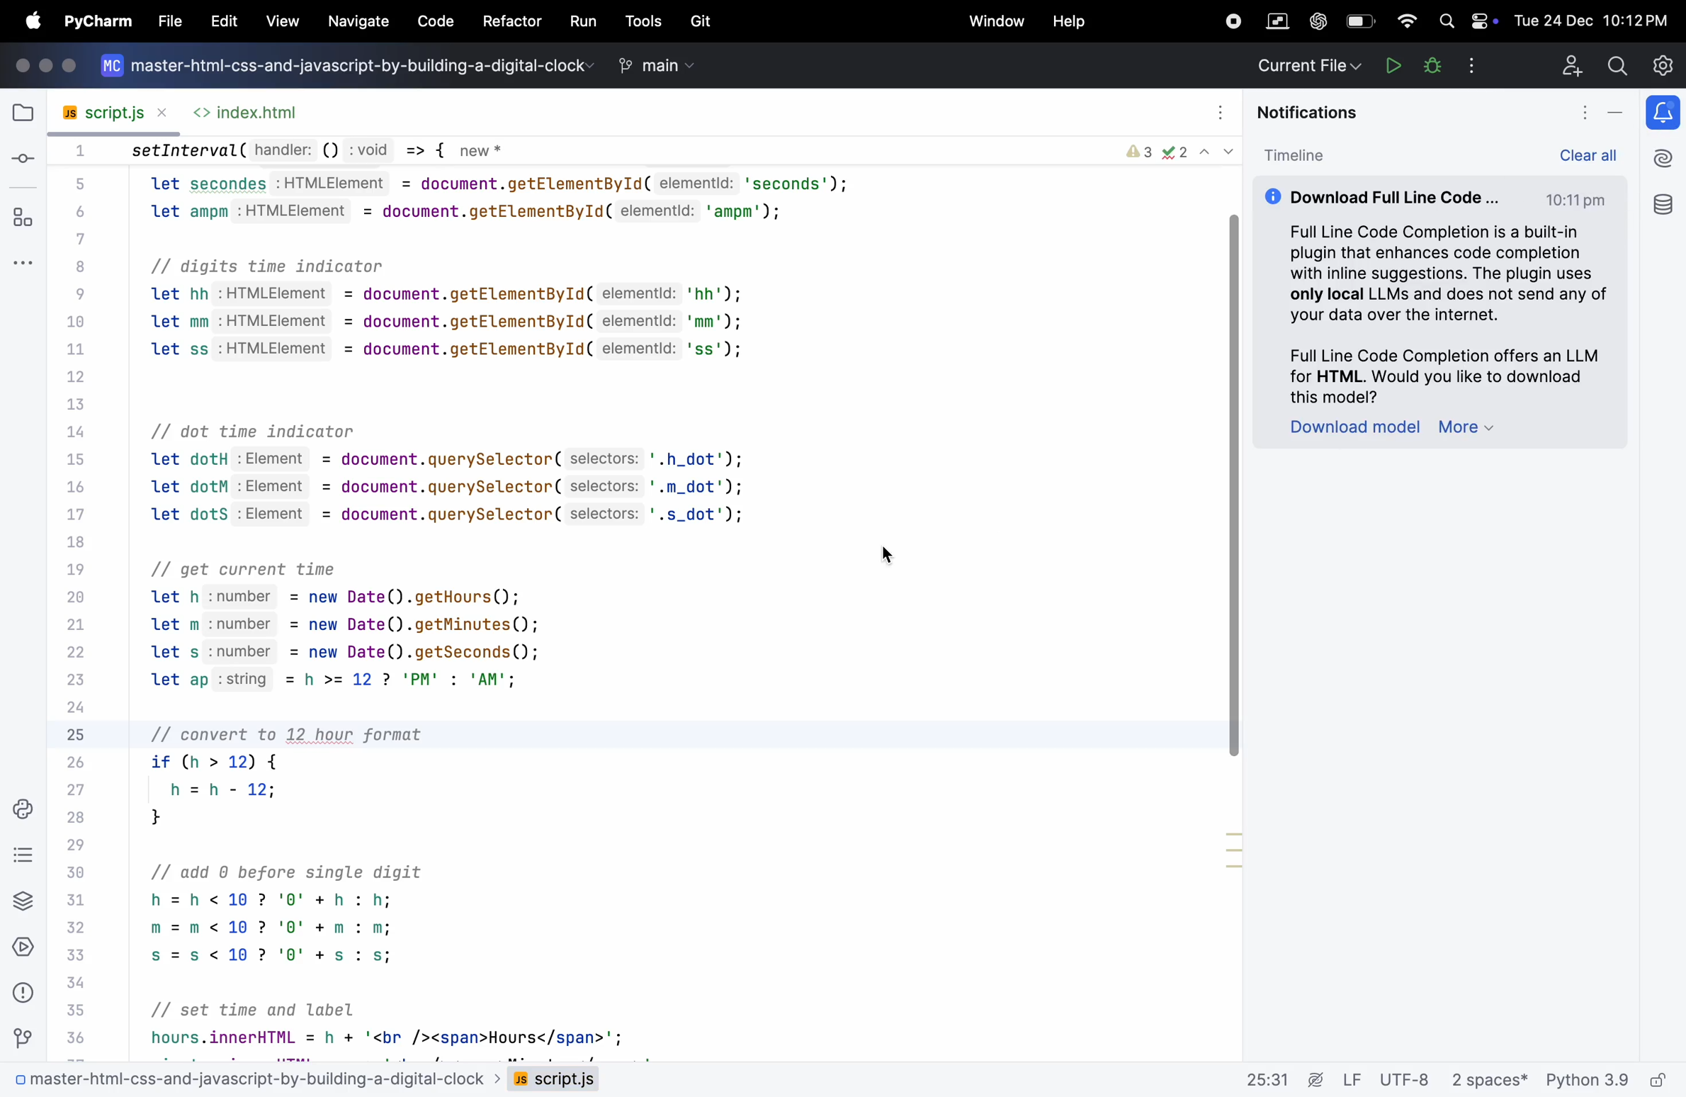  Describe the element at coordinates (48, 67) in the screenshot. I see `icons` at that location.